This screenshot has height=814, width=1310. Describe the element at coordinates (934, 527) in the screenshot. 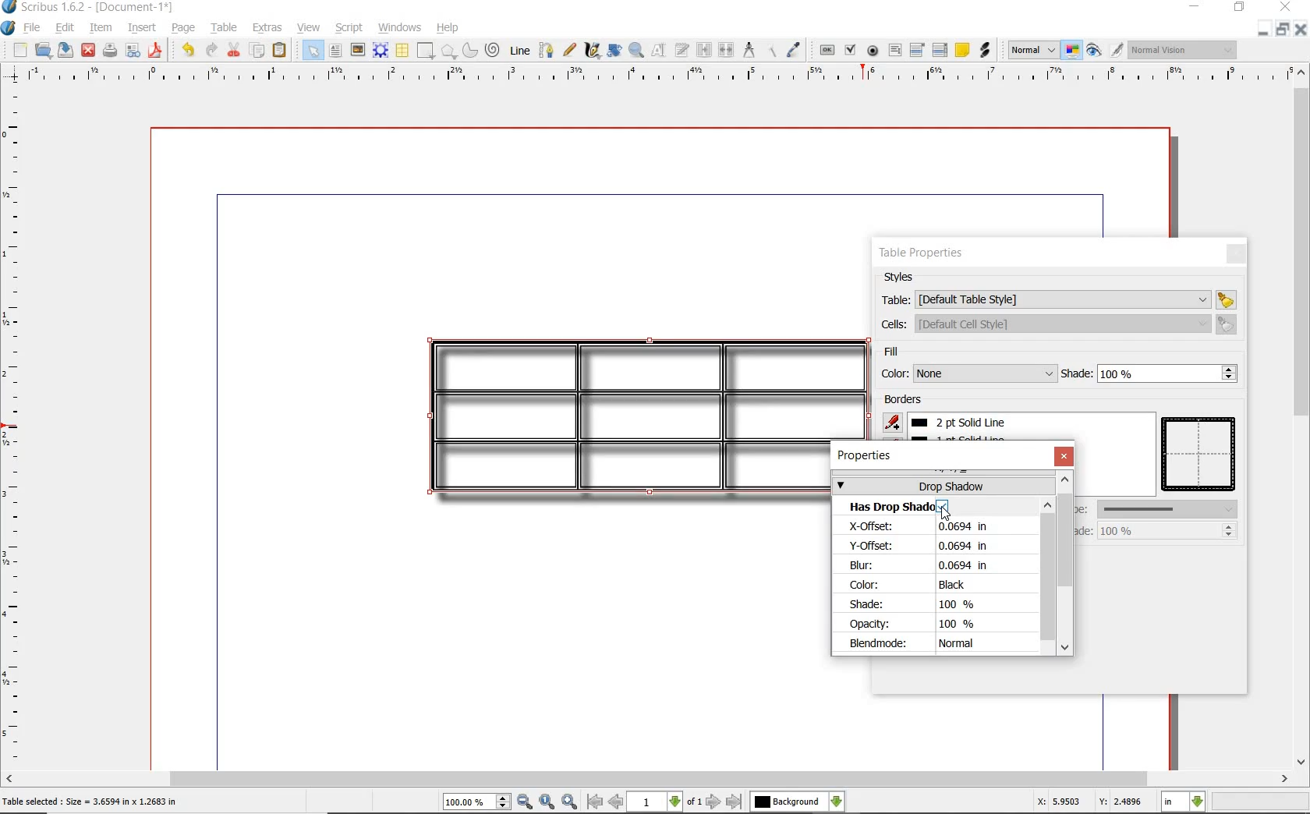

I see `X-Offset: 0.0694 in` at that location.